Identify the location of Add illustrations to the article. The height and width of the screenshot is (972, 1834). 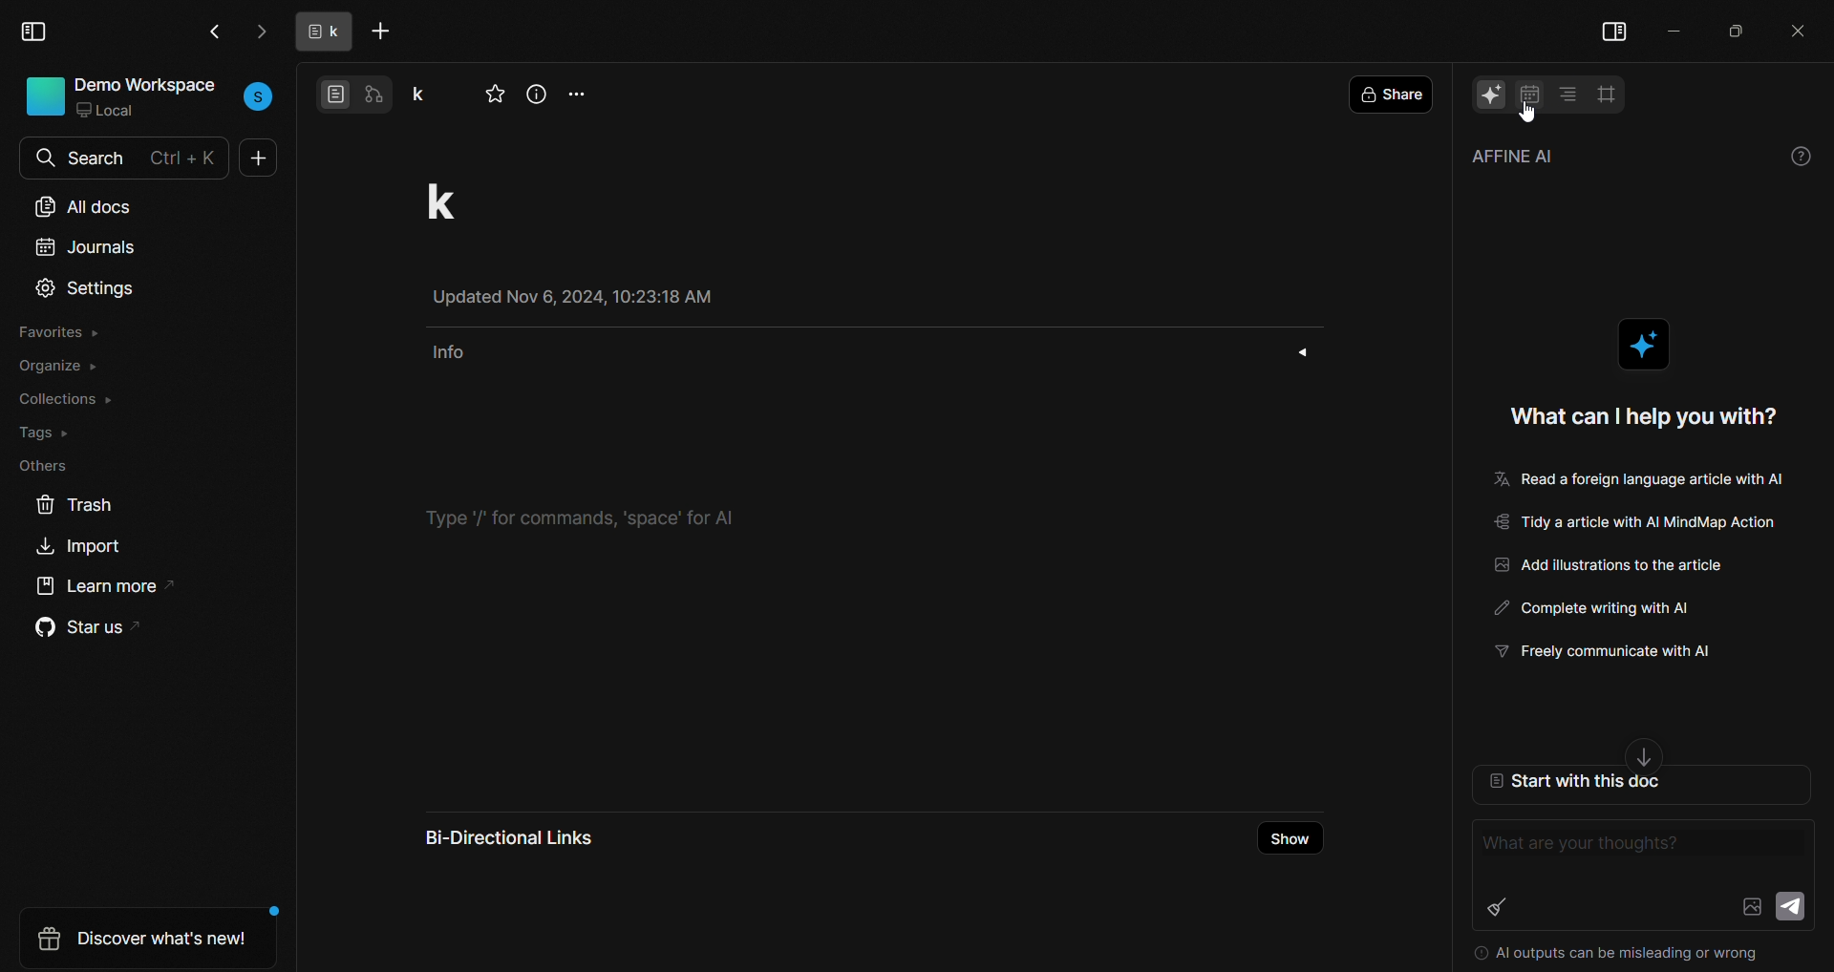
(1610, 566).